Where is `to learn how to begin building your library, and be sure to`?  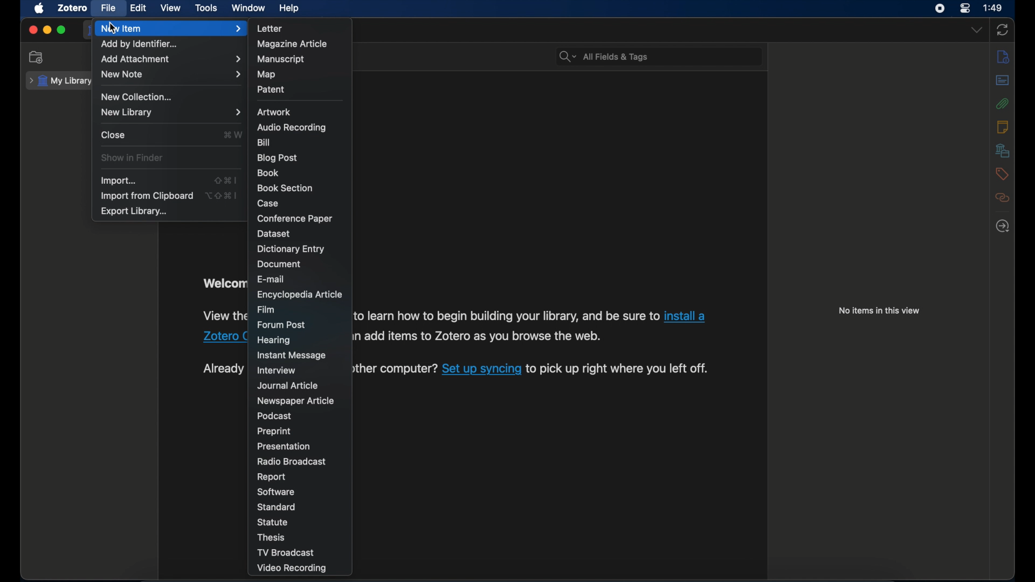 to learn how to begin building your library, and be sure to is located at coordinates (506, 316).